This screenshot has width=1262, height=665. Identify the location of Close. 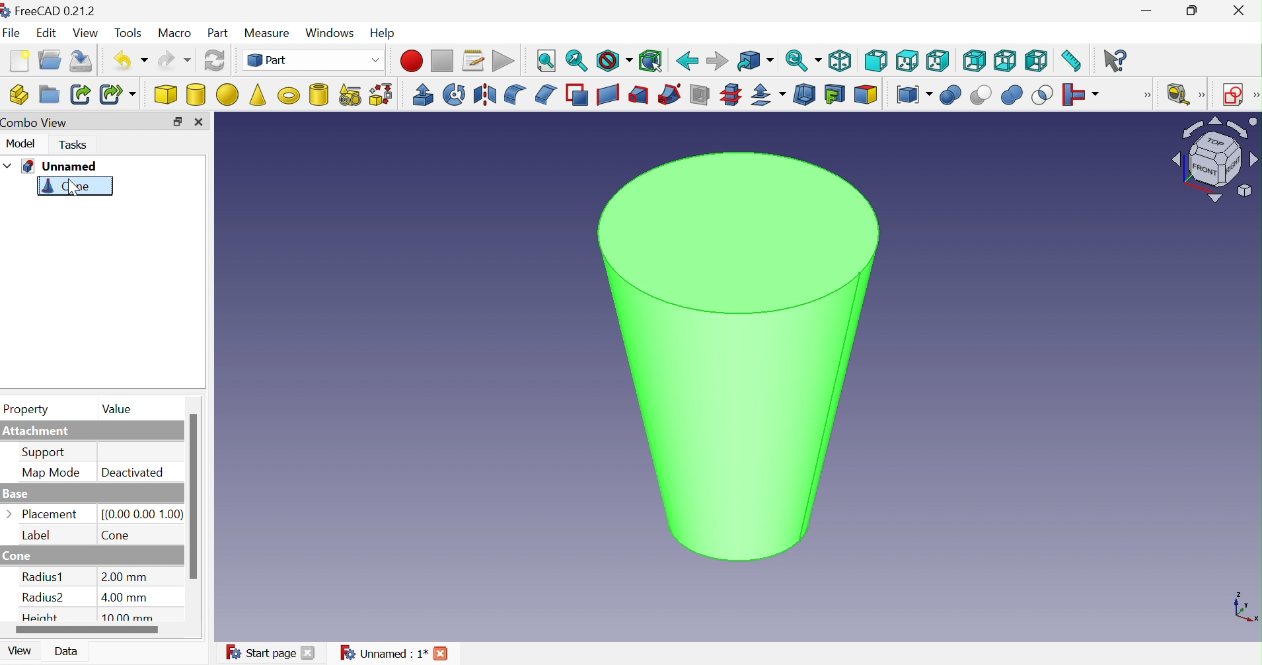
(307, 654).